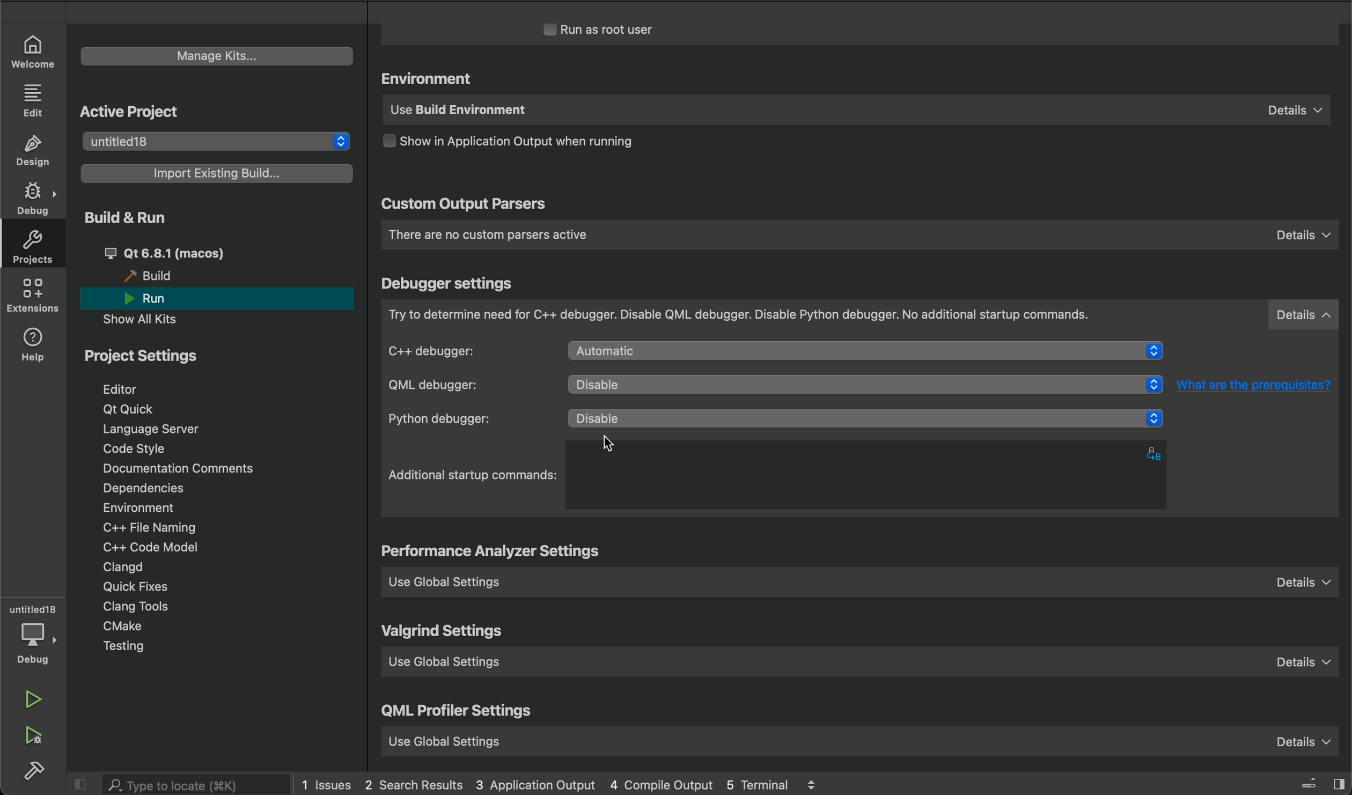 The width and height of the screenshot is (1352, 795). I want to click on tools, so click(152, 607).